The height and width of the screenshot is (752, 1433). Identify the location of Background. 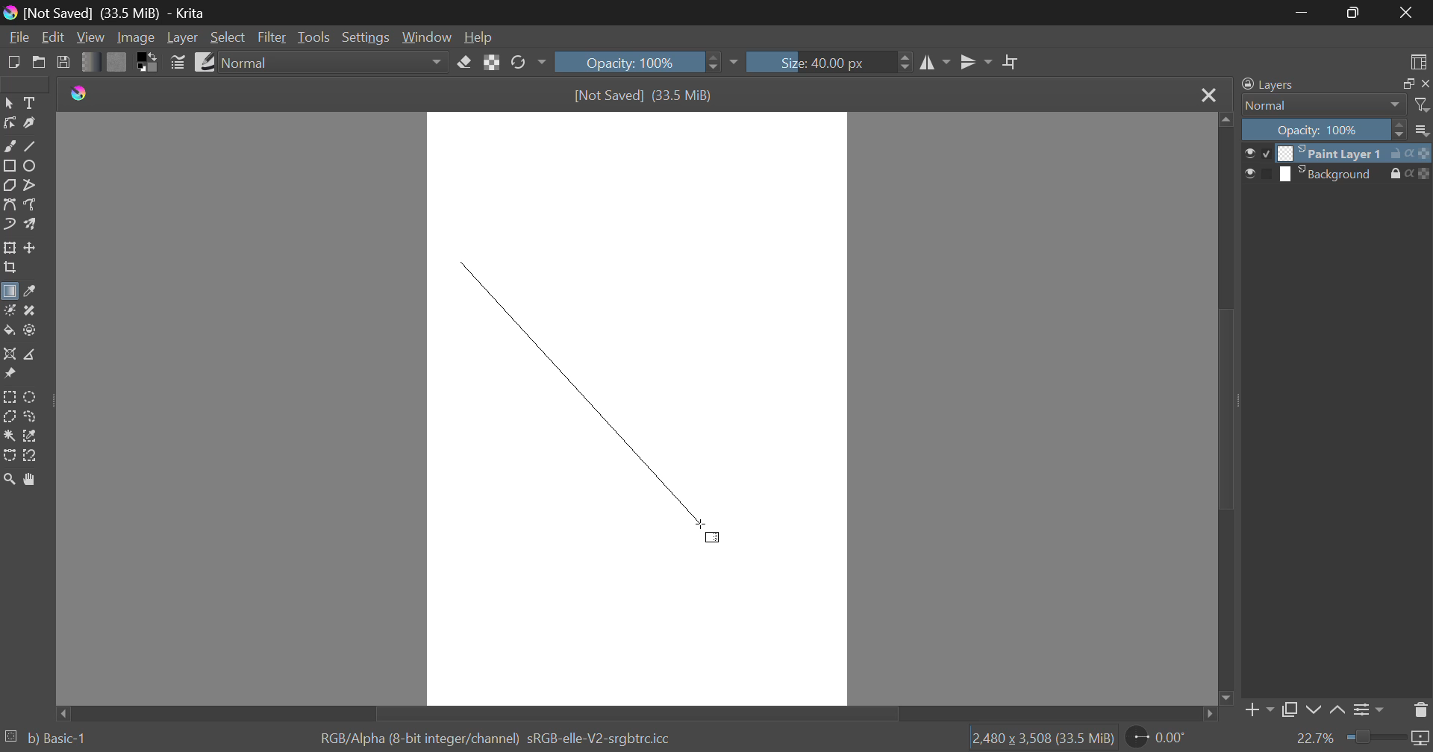
(1334, 174).